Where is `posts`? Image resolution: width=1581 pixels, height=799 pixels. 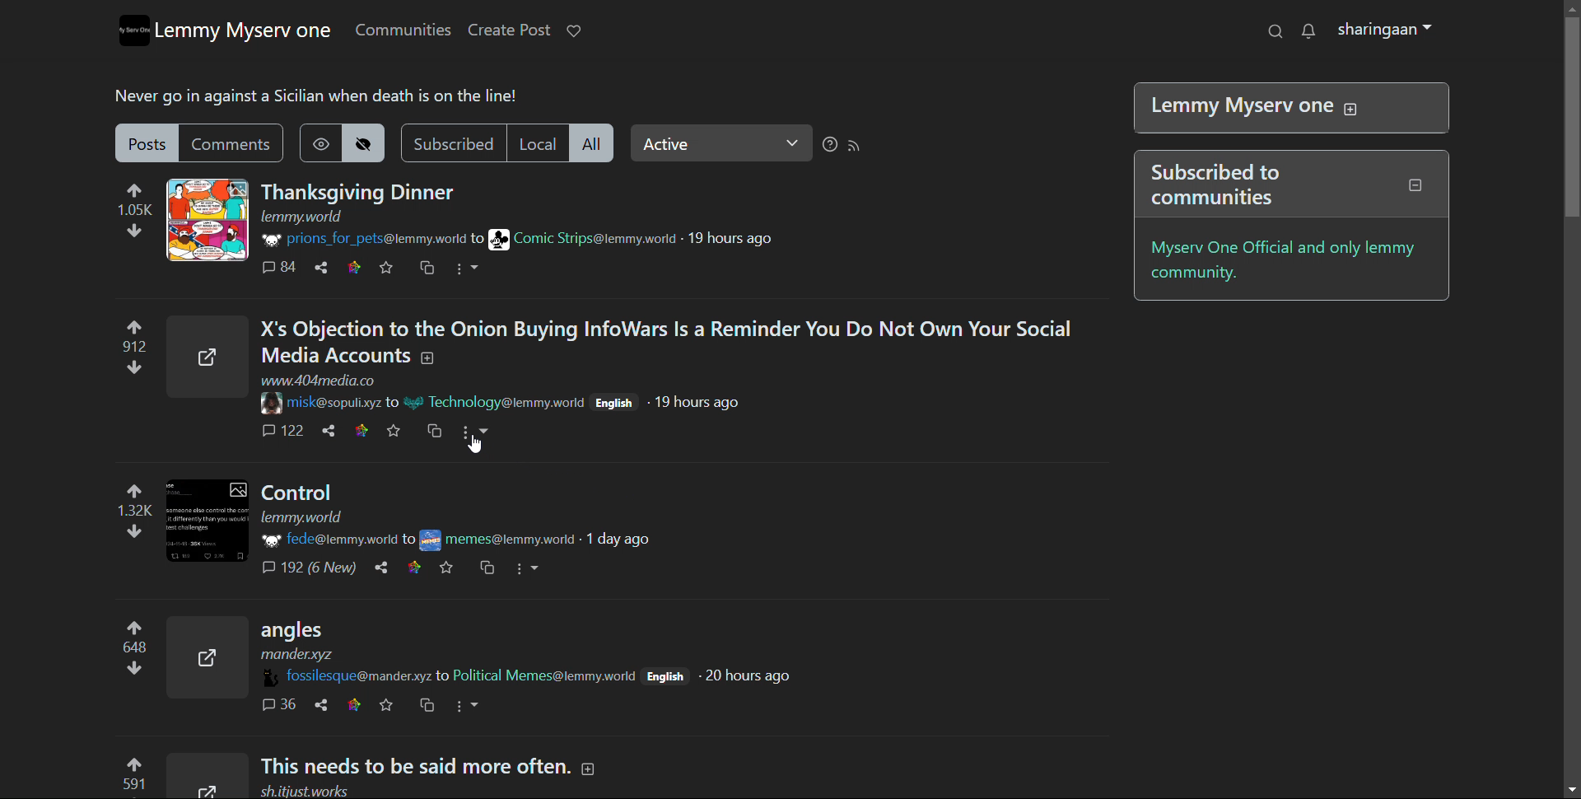
posts is located at coordinates (147, 143).